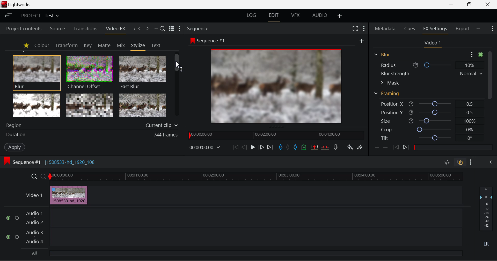 Image resolution: width=497 pixels, height=261 pixels. I want to click on Frame Time, so click(205, 147).